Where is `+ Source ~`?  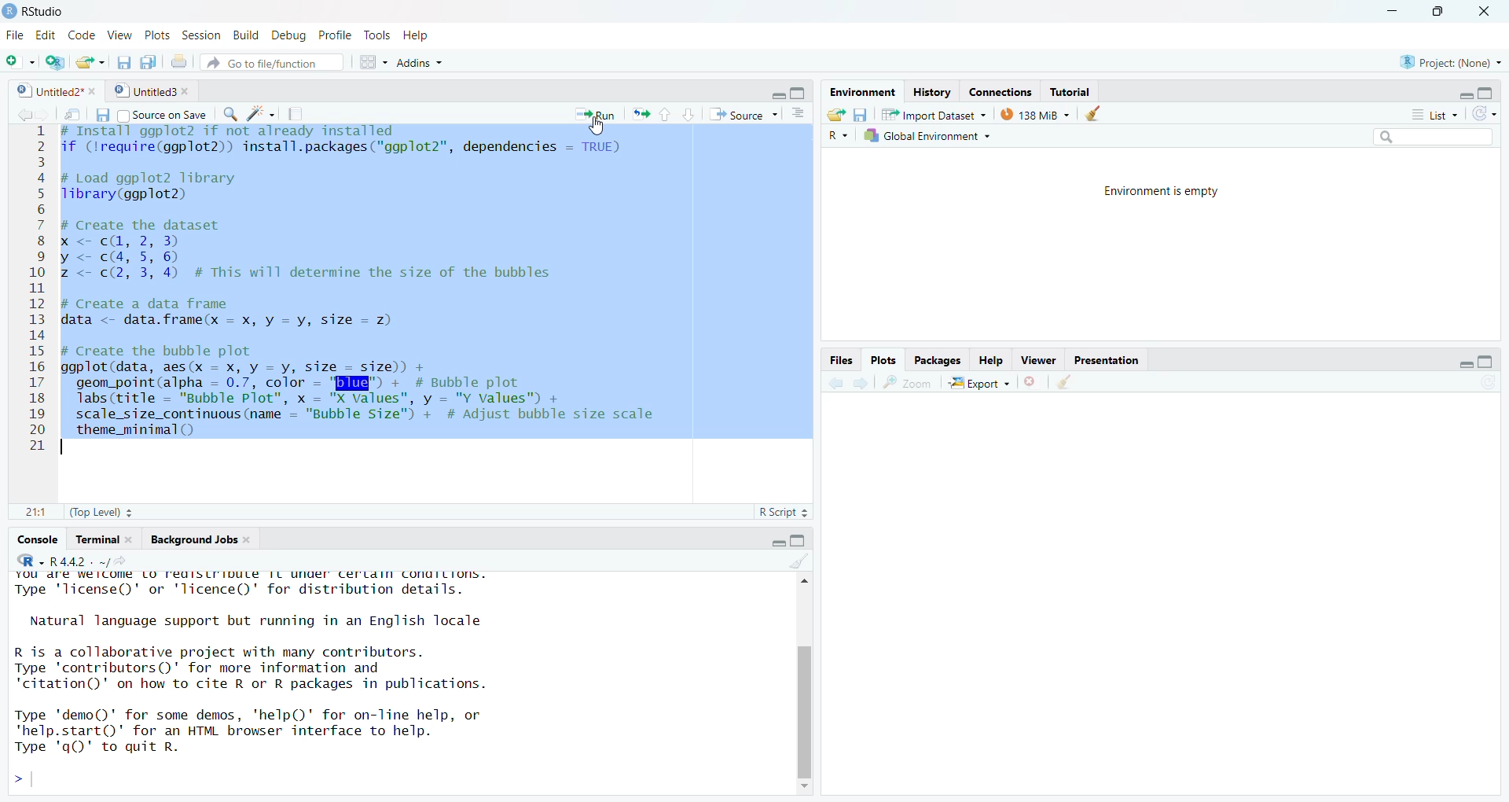
+ Source ~ is located at coordinates (741, 115).